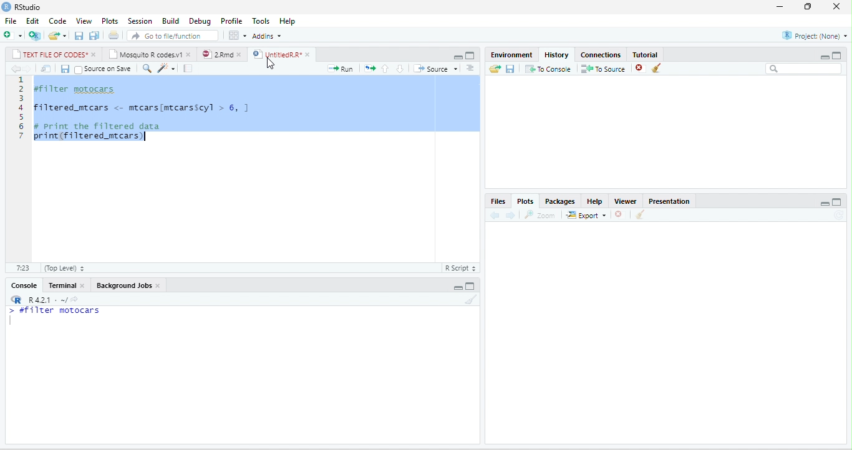 This screenshot has width=852, height=450. I want to click on Plots, so click(526, 201).